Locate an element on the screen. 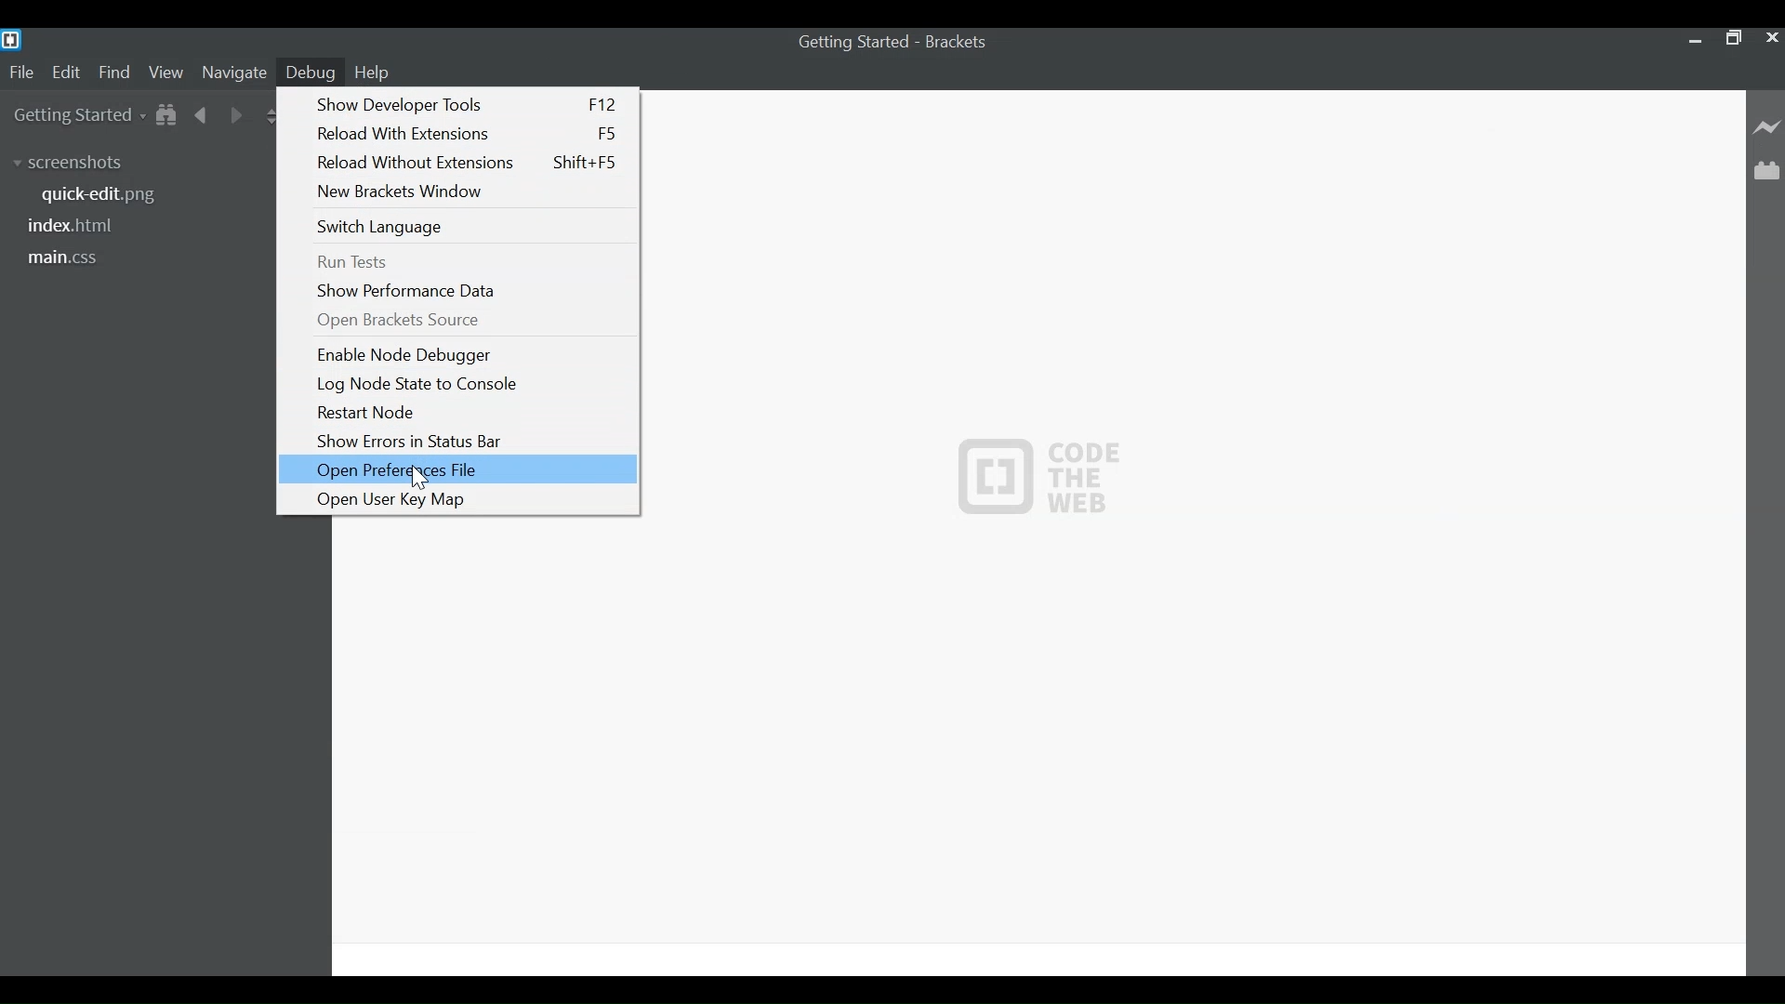  Getting Started is located at coordinates (71, 114).